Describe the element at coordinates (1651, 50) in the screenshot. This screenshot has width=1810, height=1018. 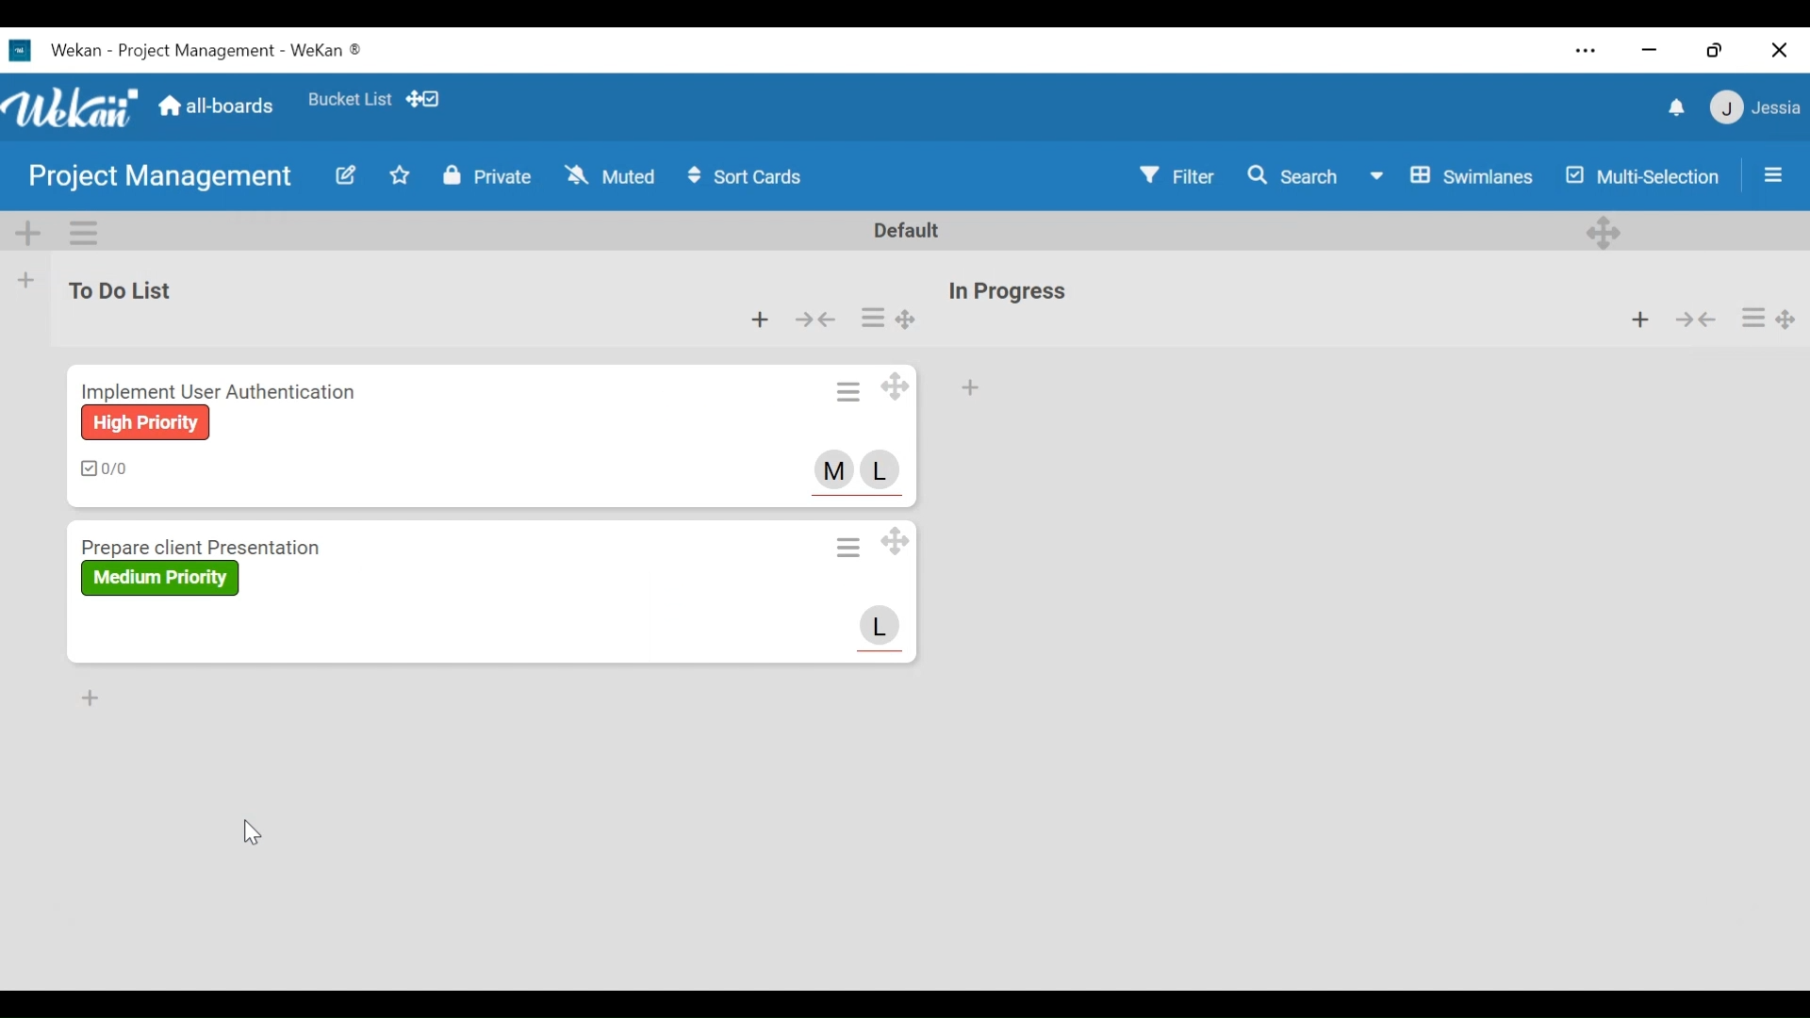
I see `minimize` at that location.